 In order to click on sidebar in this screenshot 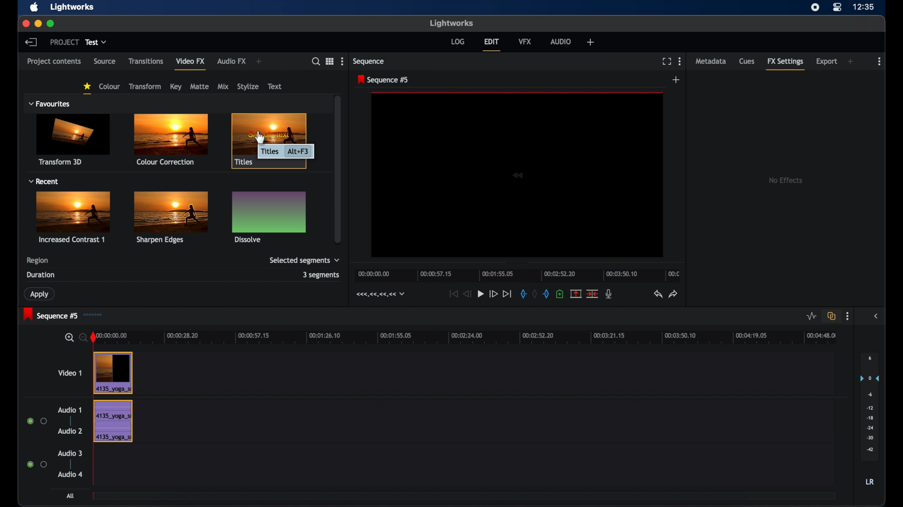, I will do `click(875, 316)`.